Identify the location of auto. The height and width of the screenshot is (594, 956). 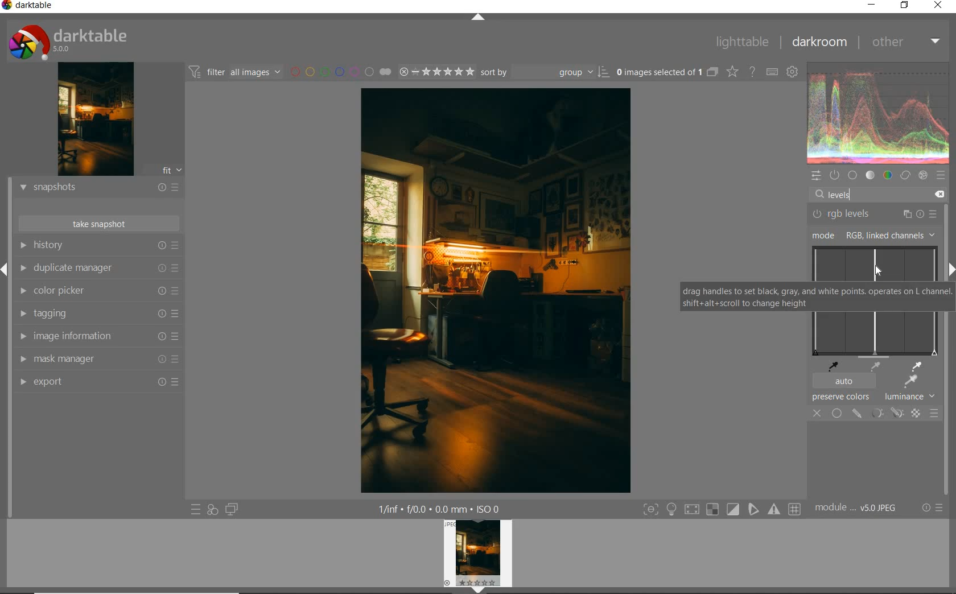
(843, 382).